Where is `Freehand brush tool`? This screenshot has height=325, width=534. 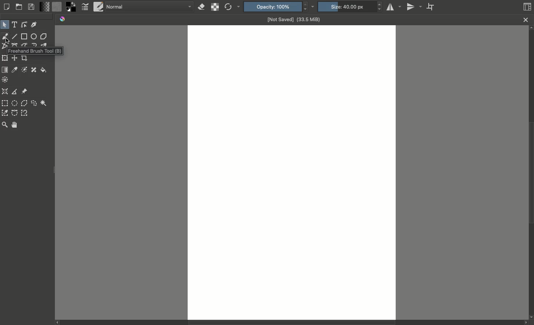
Freehand brush tool is located at coordinates (6, 36).